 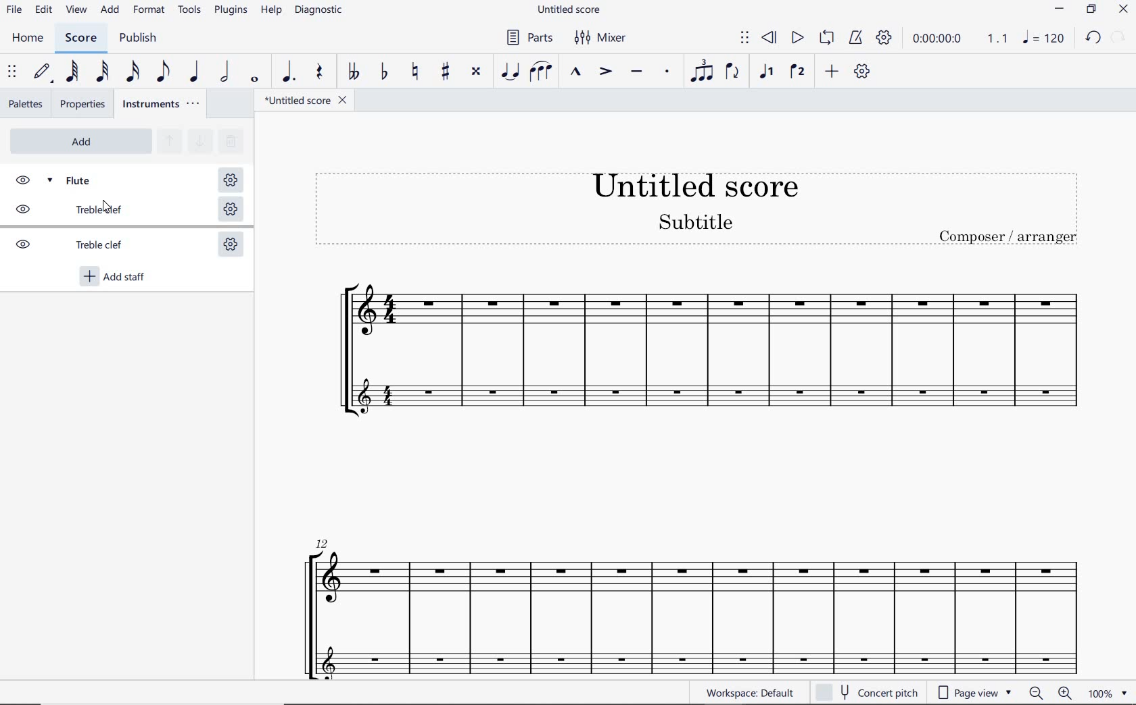 What do you see at coordinates (477, 72) in the screenshot?
I see `TOGGLE DOUBLE-SHARP` at bounding box center [477, 72].